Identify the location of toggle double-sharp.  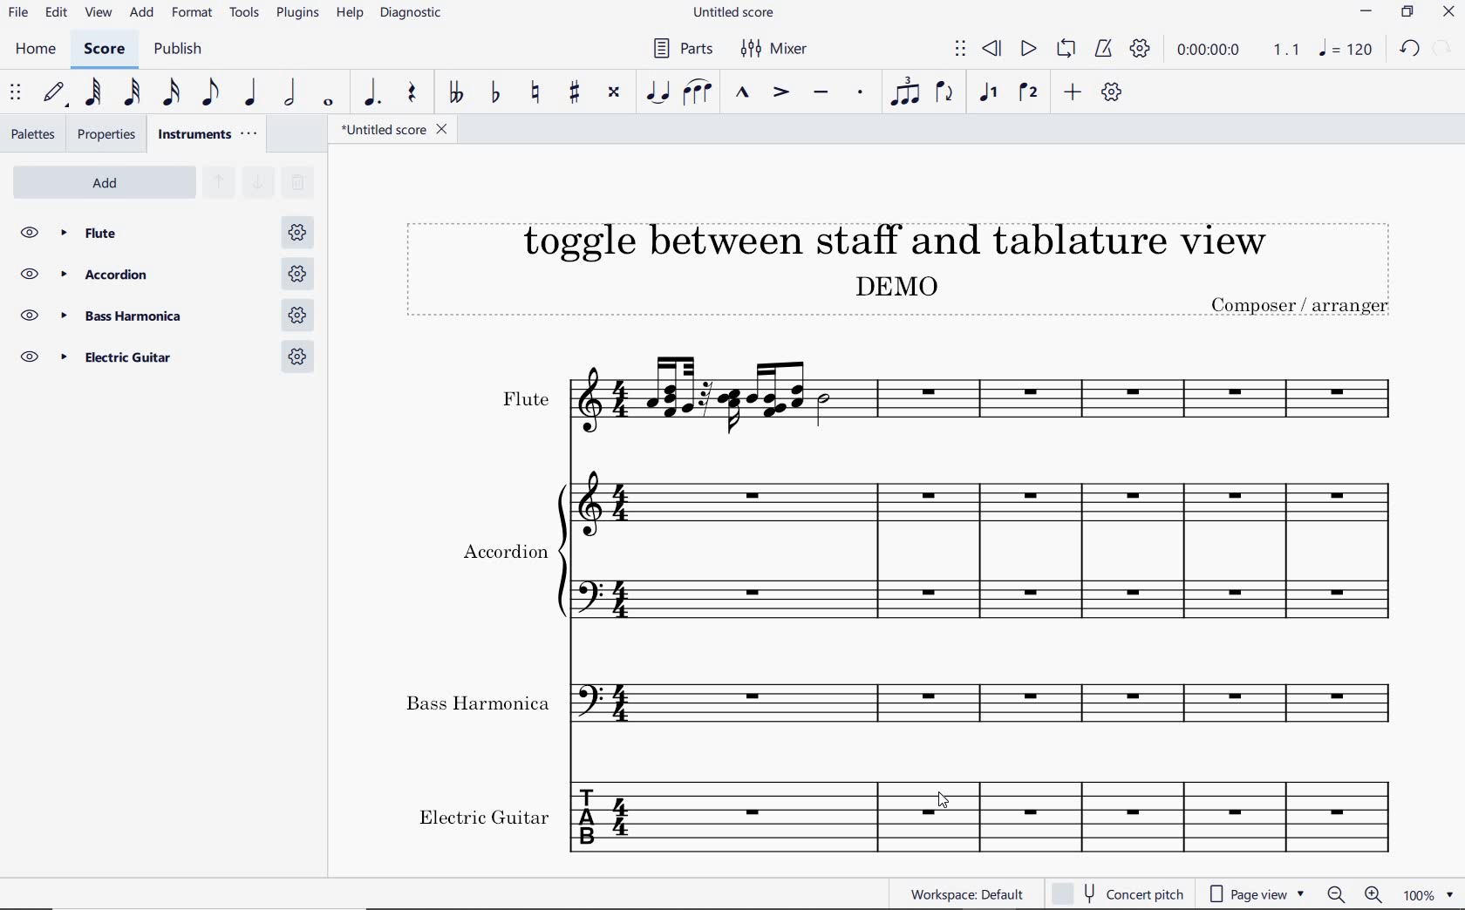
(615, 93).